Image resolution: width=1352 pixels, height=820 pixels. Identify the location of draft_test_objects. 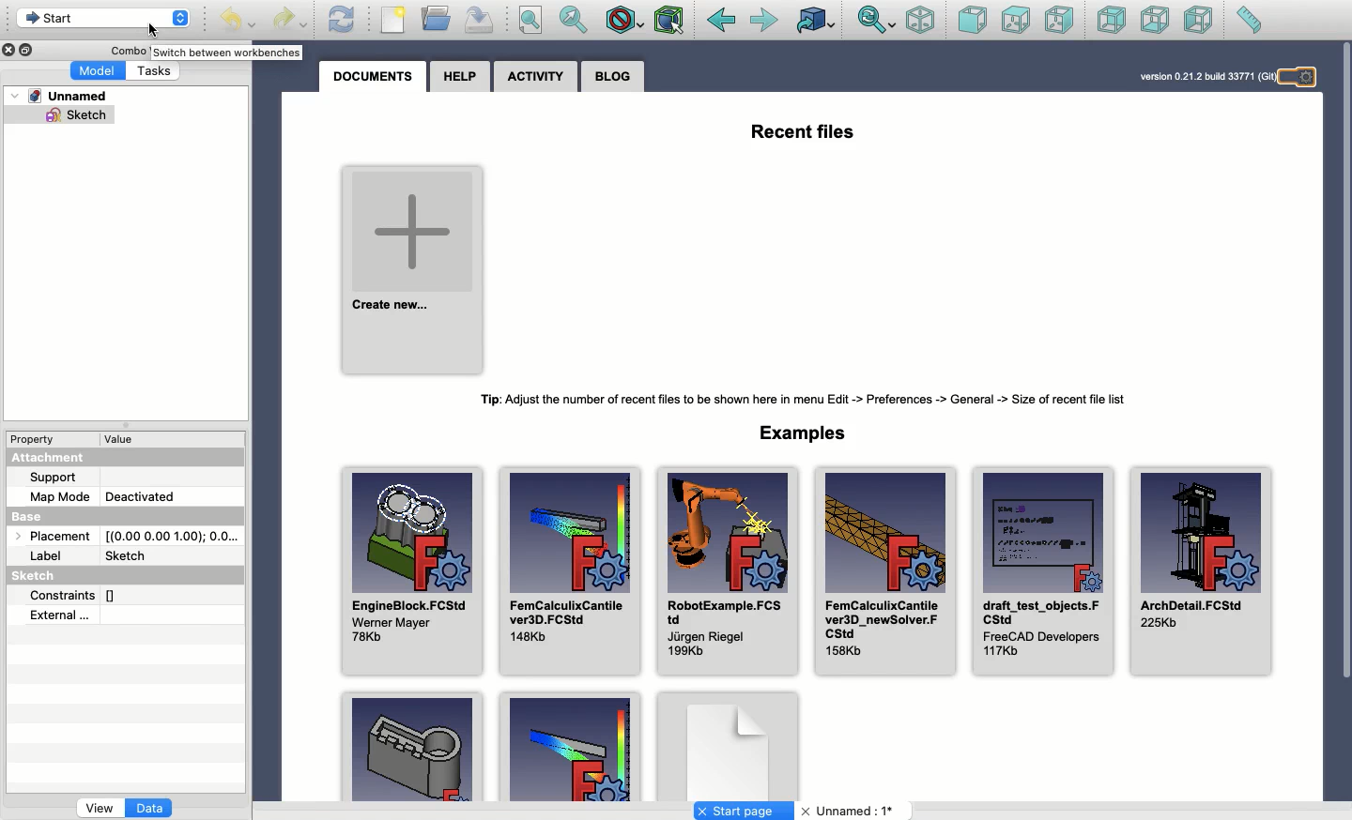
(1044, 572).